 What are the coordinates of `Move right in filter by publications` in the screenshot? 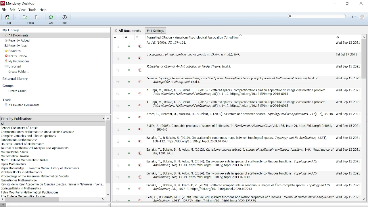 It's located at (102, 199).